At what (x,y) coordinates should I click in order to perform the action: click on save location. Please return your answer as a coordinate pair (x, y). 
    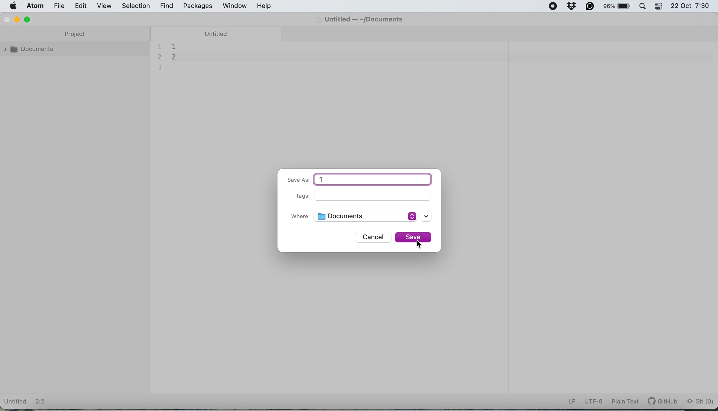
    Looking at the image, I should click on (373, 217).